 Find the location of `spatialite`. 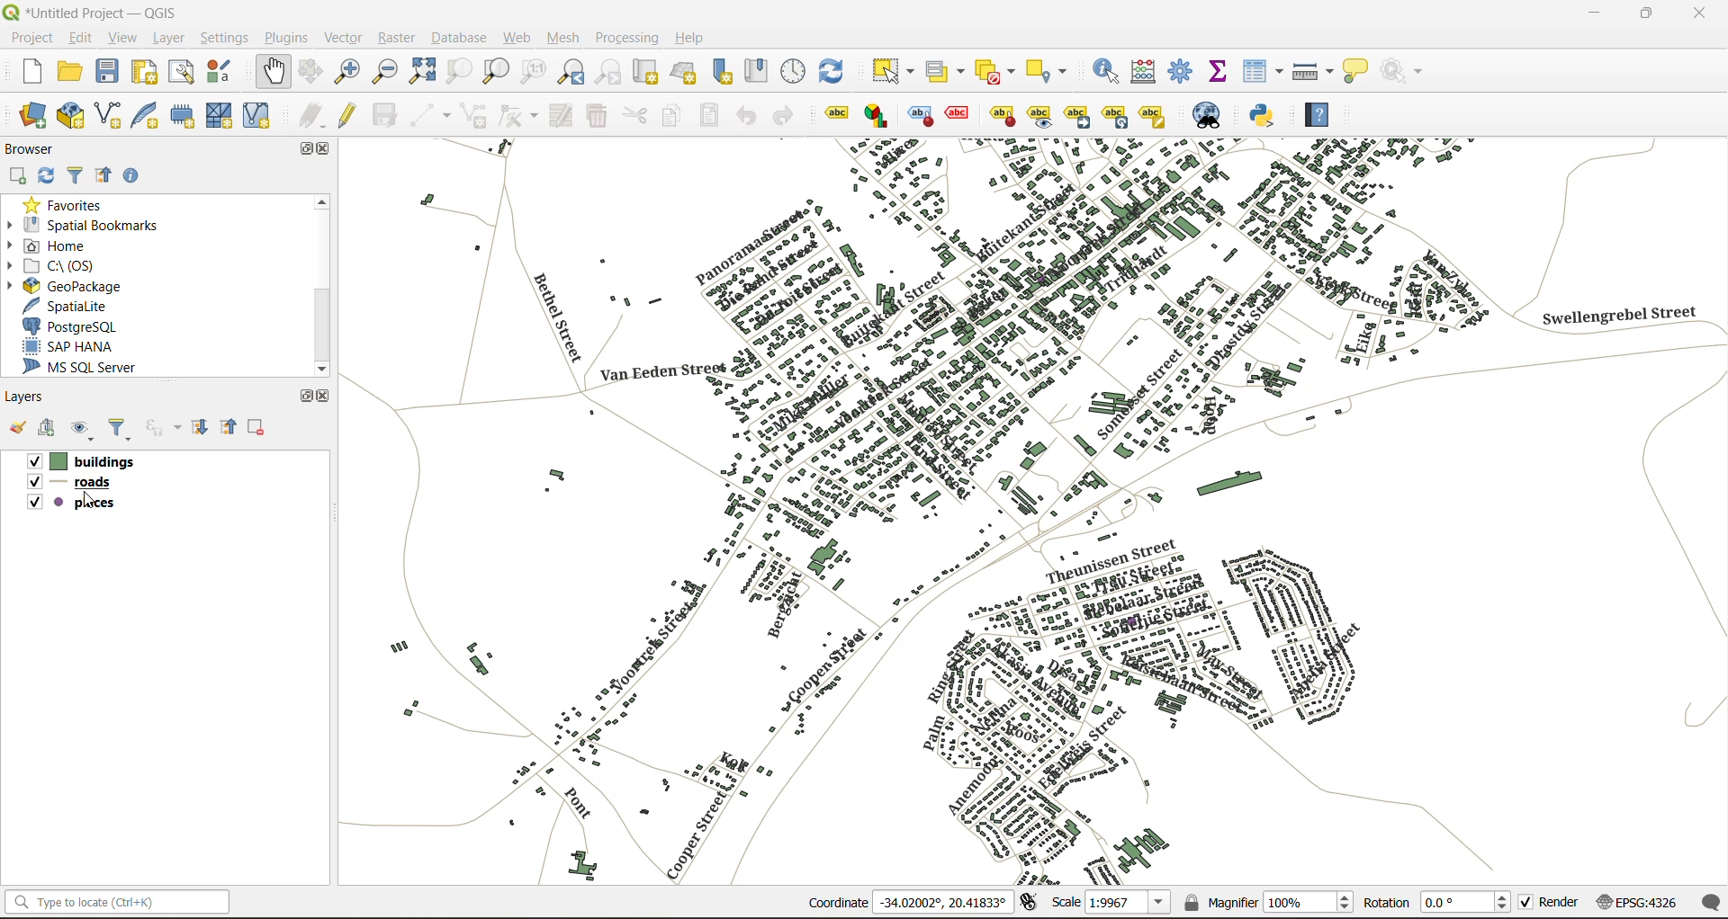

spatialite is located at coordinates (67, 308).